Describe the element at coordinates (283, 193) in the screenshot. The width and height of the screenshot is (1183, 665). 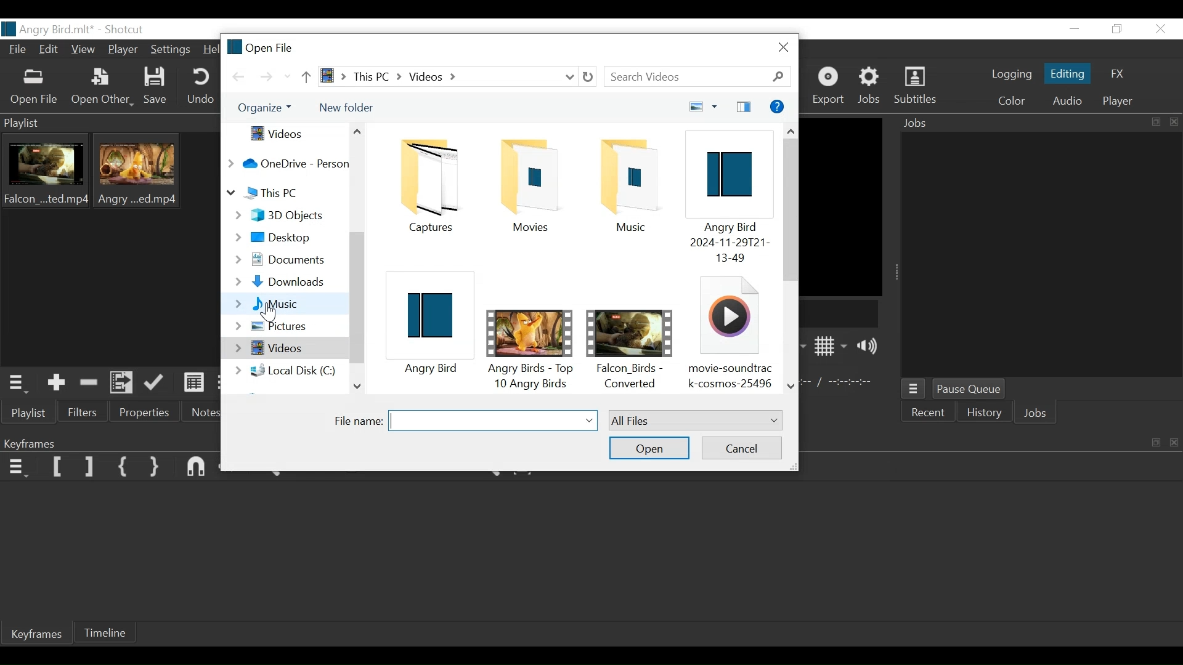
I see `This PC` at that location.